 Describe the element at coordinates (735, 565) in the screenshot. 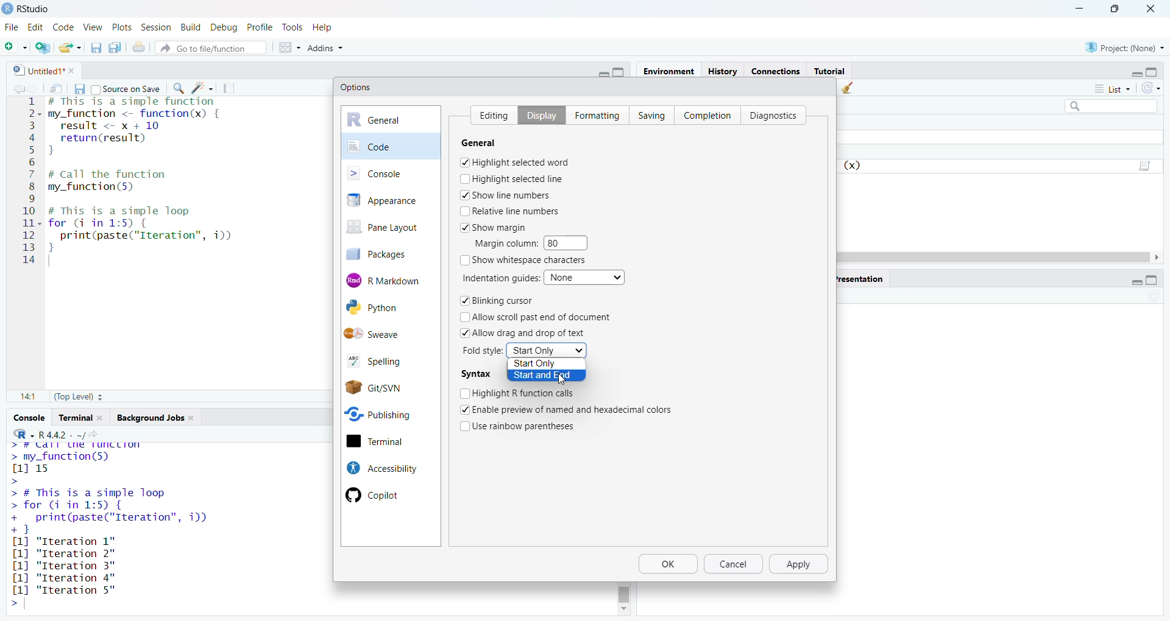

I see `cancel` at that location.